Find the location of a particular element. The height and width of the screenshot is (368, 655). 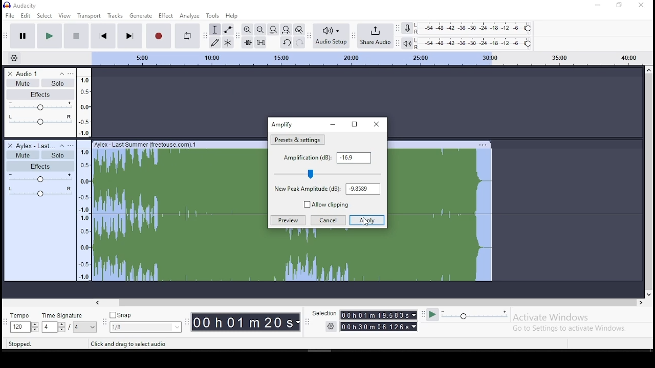

collapse is located at coordinates (61, 73).